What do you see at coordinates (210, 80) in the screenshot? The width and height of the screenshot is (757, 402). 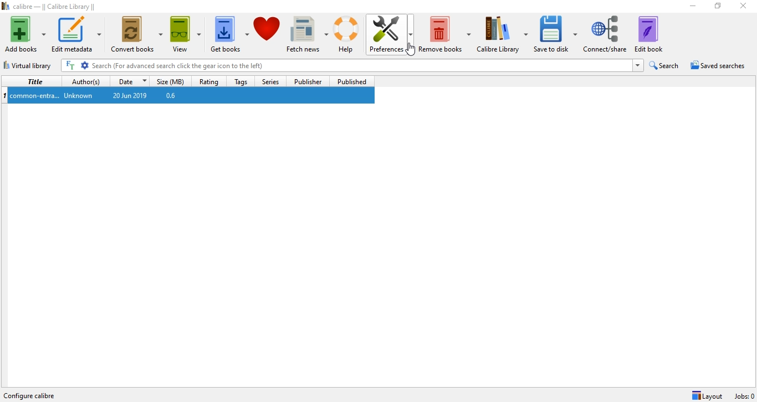 I see `Rating` at bounding box center [210, 80].